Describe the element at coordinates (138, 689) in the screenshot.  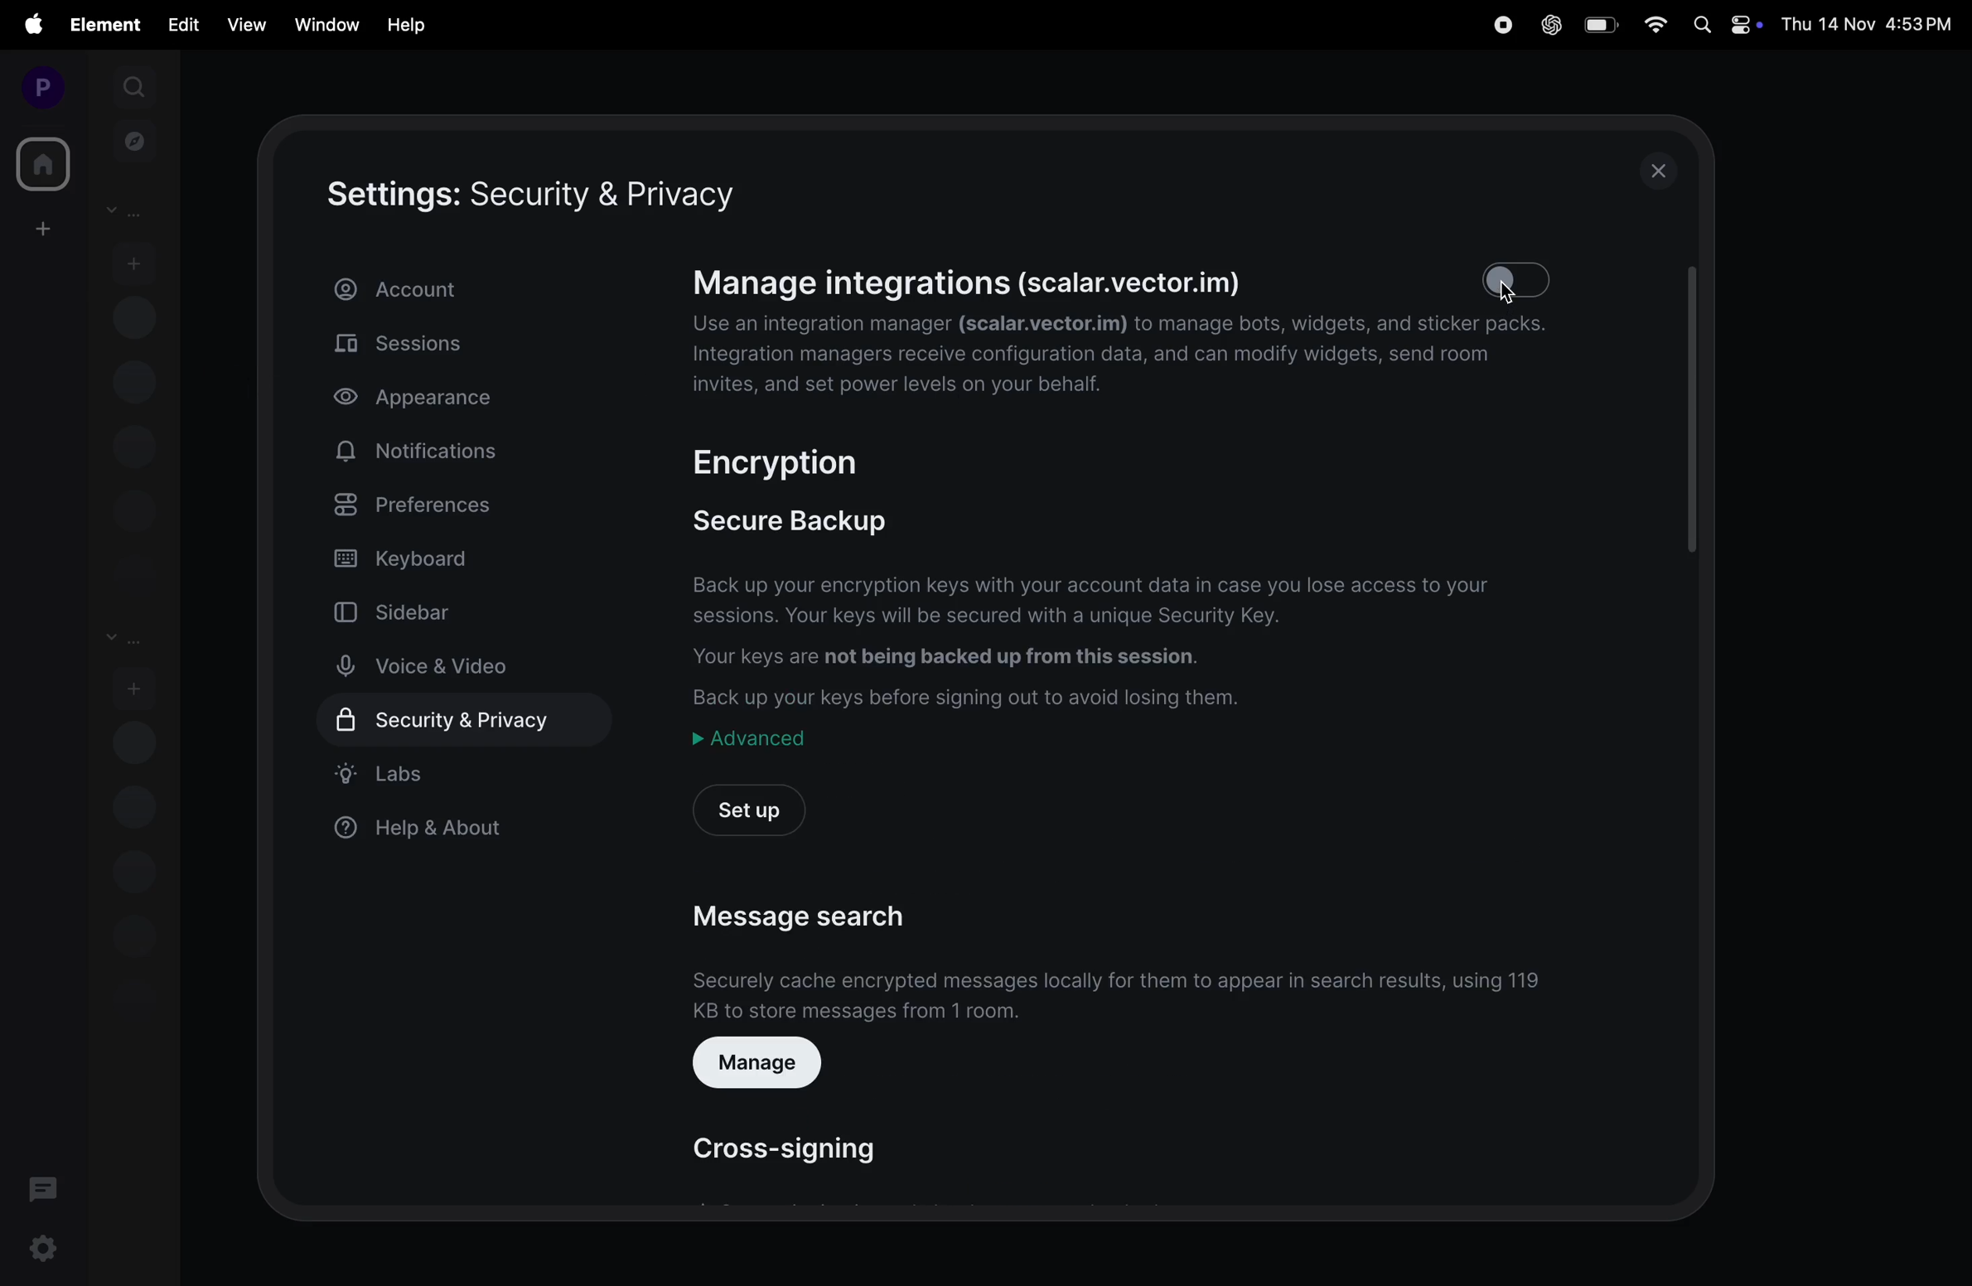
I see `add room` at that location.